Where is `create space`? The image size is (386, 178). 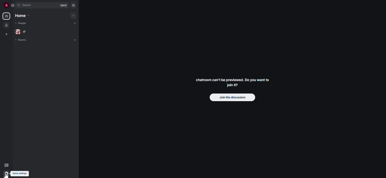
create space is located at coordinates (6, 34).